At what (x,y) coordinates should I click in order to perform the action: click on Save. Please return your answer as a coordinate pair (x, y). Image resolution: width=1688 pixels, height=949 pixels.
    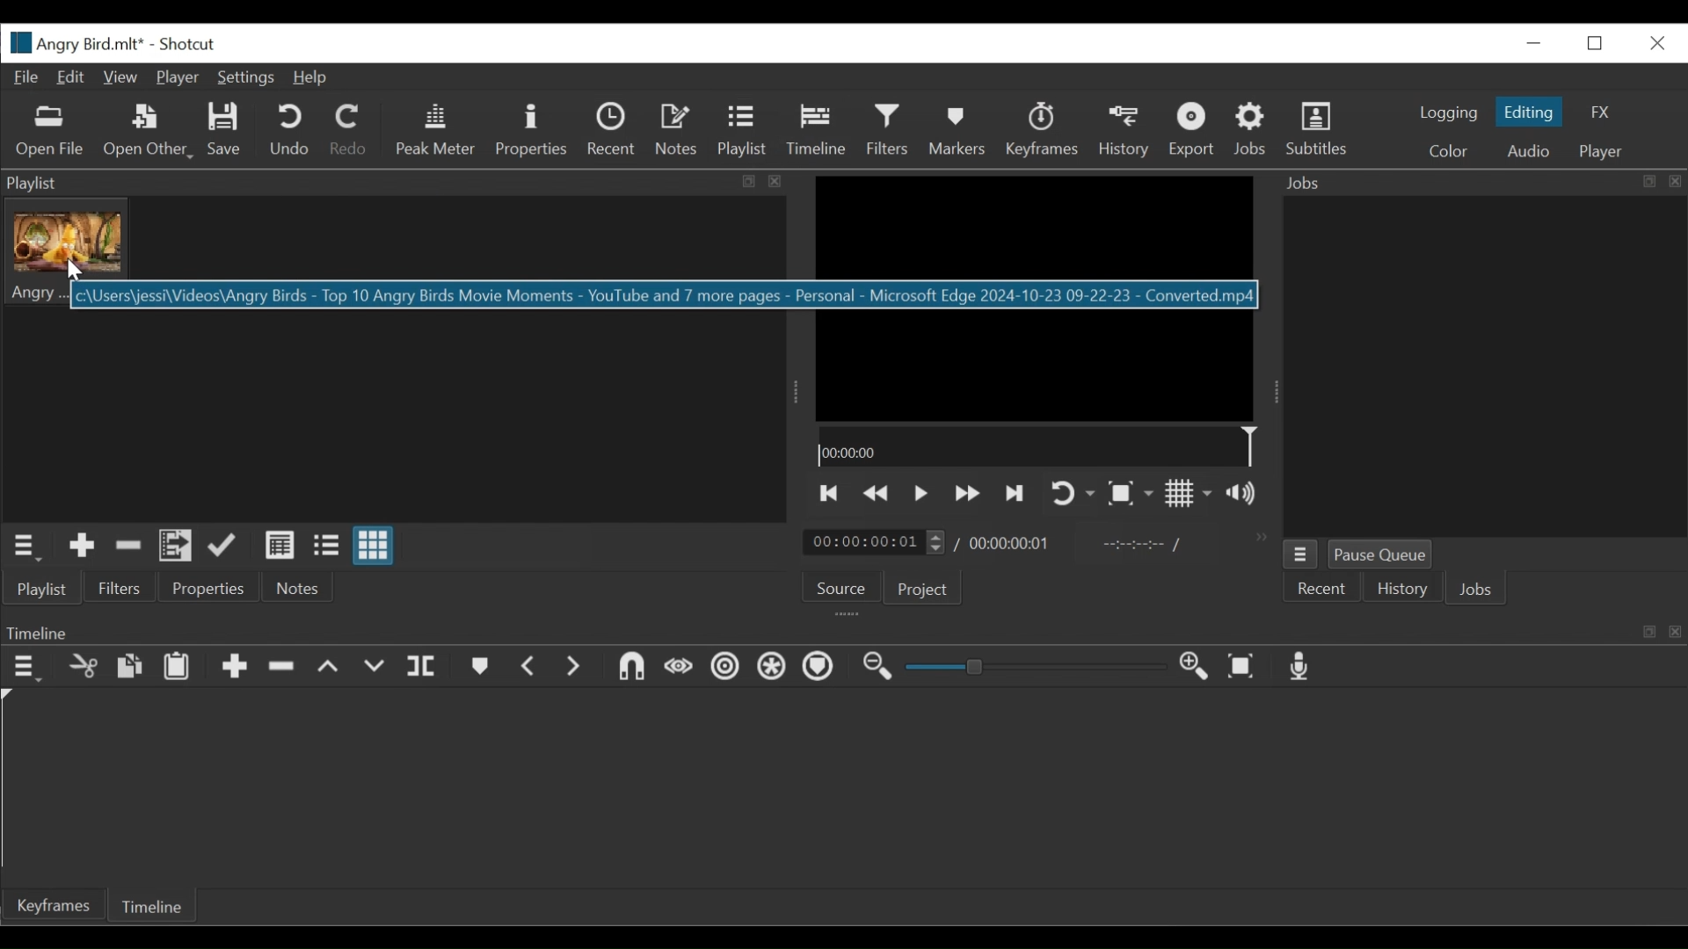
    Looking at the image, I should click on (225, 130).